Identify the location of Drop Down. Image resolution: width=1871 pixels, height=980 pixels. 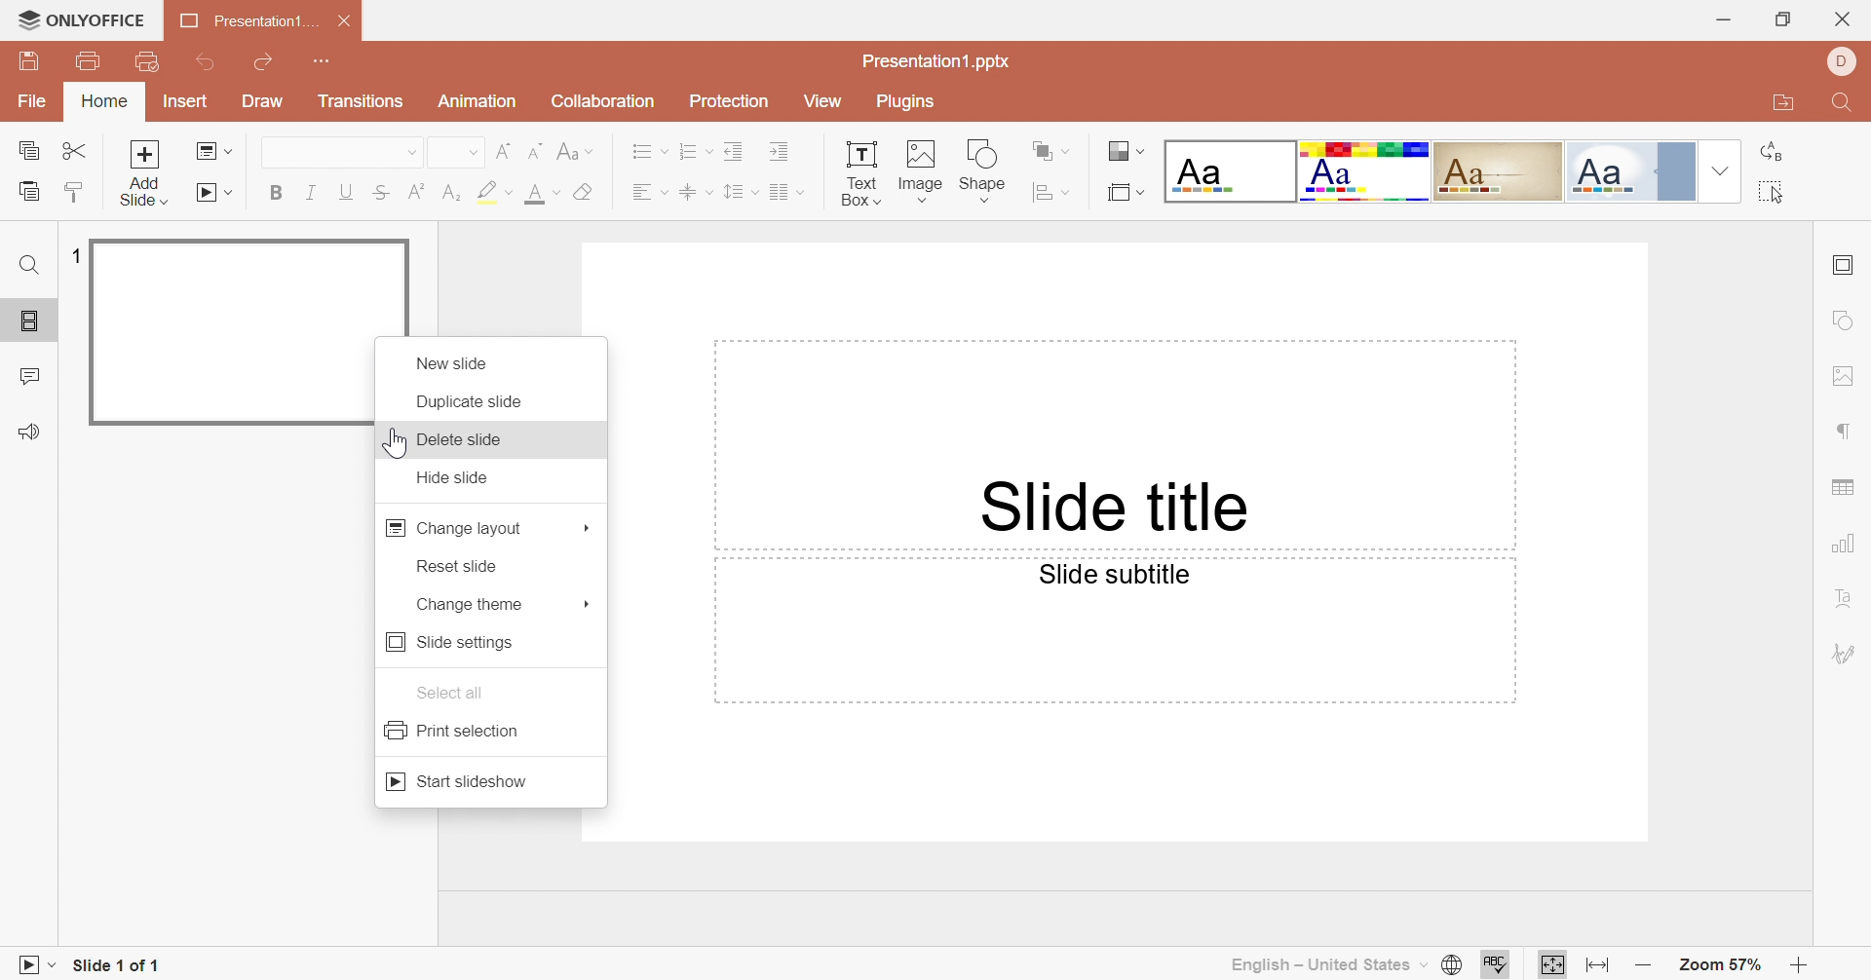
(413, 151).